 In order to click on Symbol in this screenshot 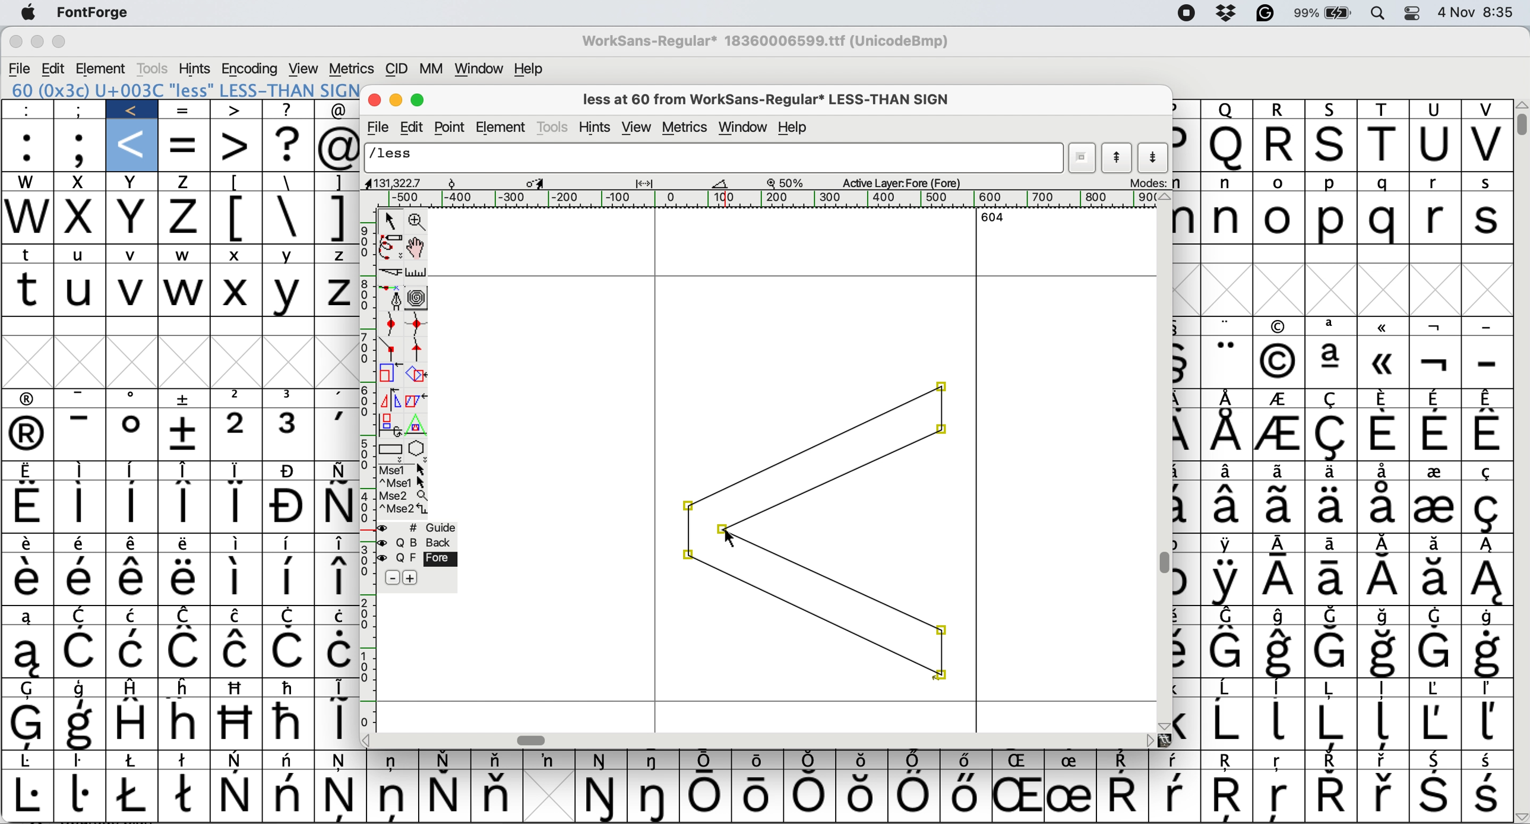, I will do `click(1279, 799)`.